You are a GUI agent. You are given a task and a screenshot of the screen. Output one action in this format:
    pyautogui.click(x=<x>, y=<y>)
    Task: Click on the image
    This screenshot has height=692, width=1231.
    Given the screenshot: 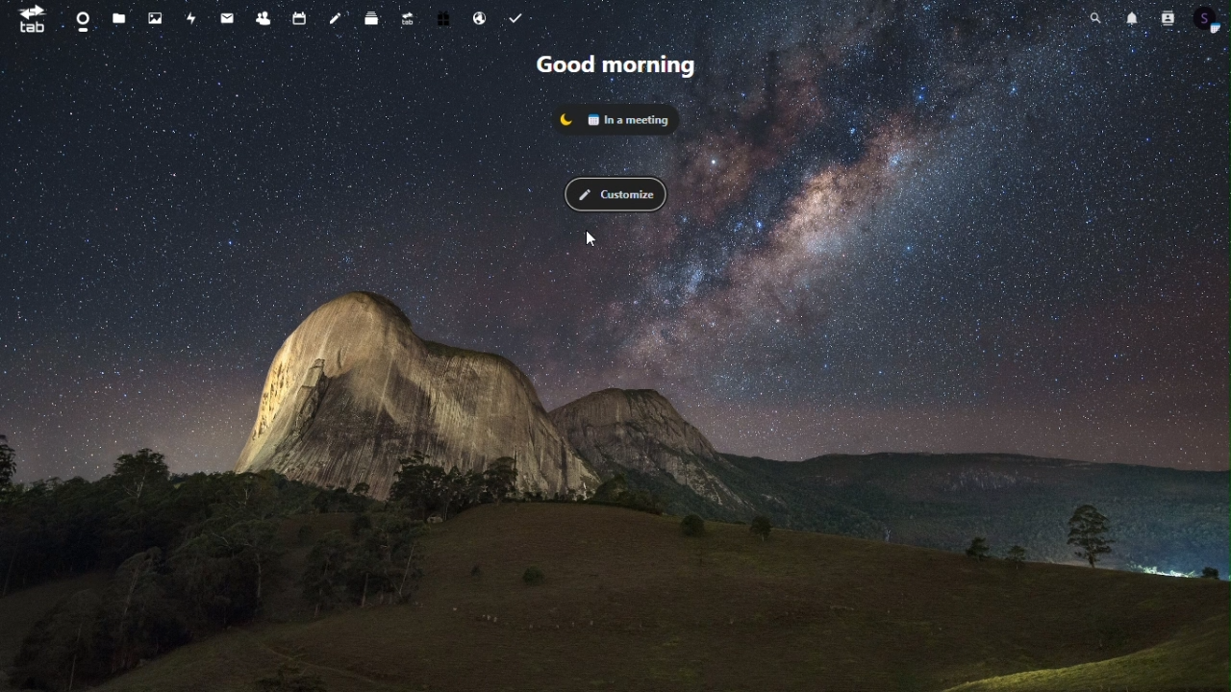 What is the action you would take?
    pyautogui.click(x=160, y=19)
    